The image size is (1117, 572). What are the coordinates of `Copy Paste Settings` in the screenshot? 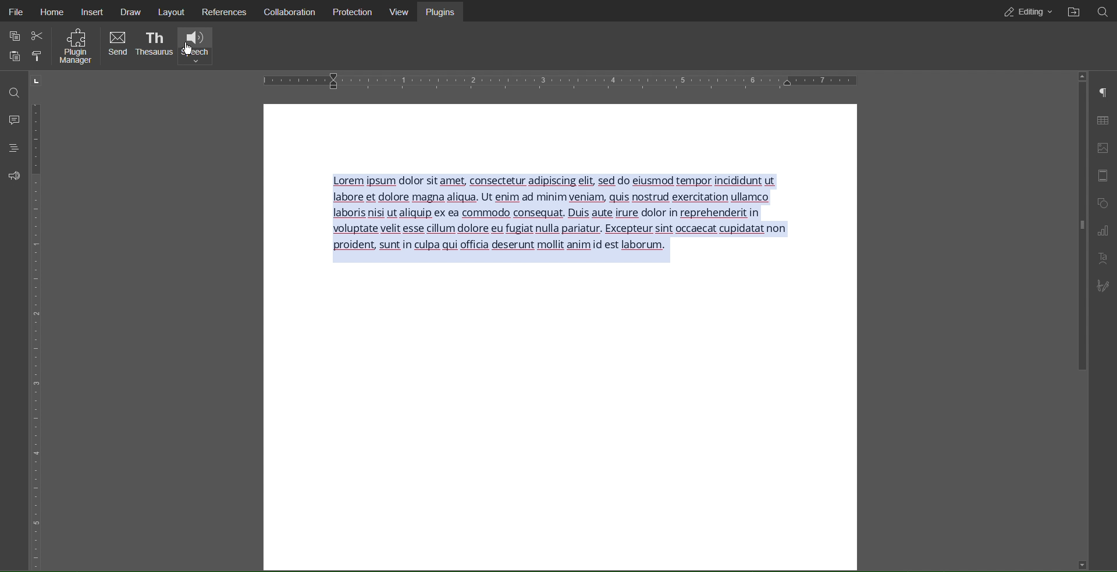 It's located at (13, 35).